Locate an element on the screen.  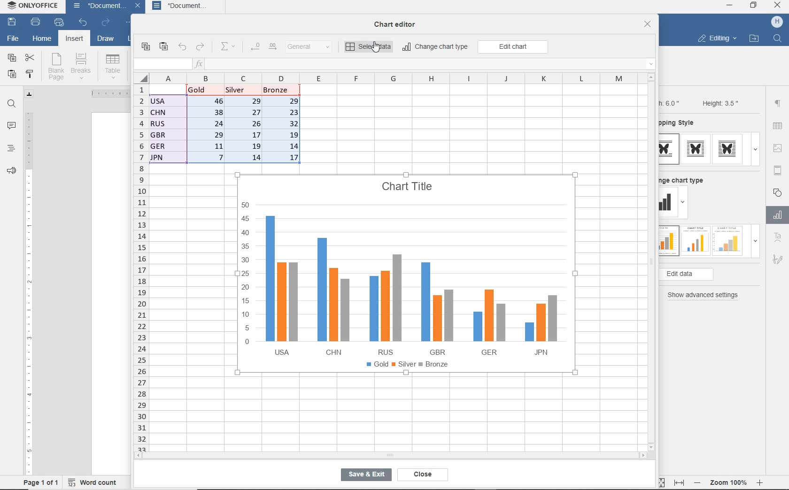
image is located at coordinates (778, 148).